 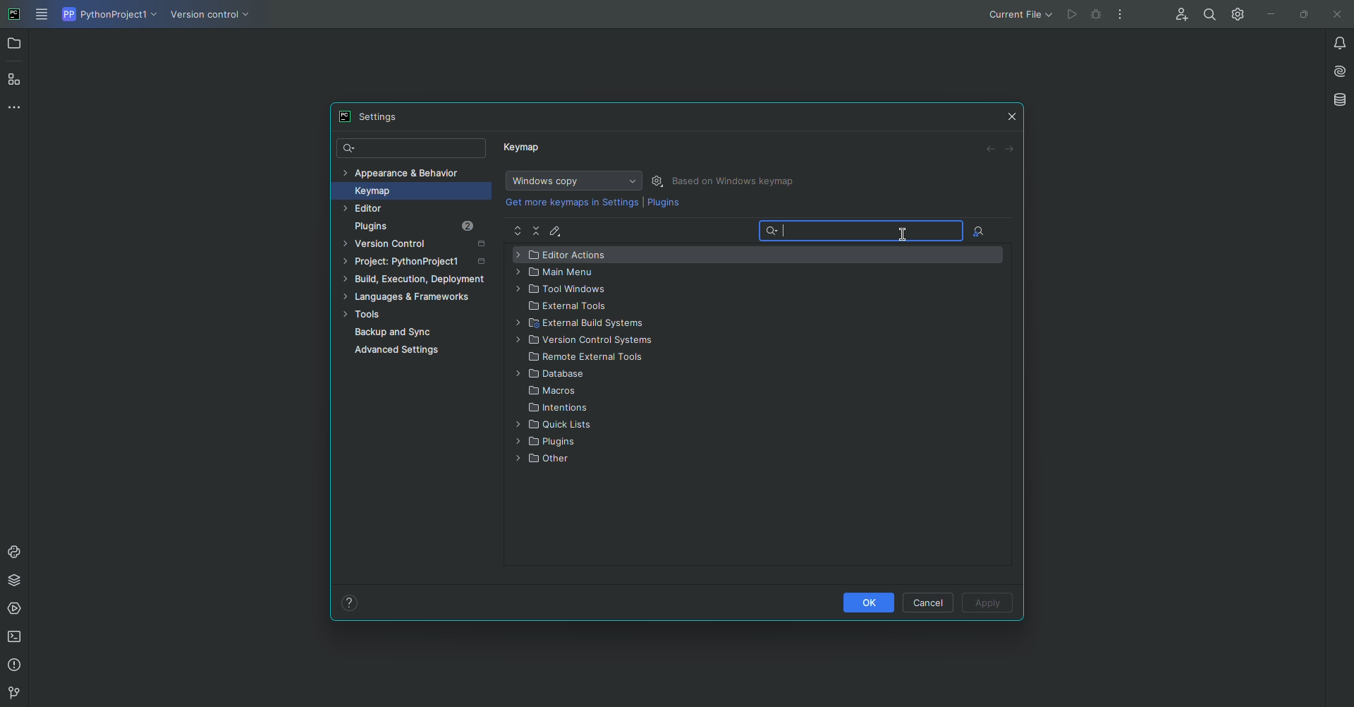 I want to click on Search, so click(x=413, y=149).